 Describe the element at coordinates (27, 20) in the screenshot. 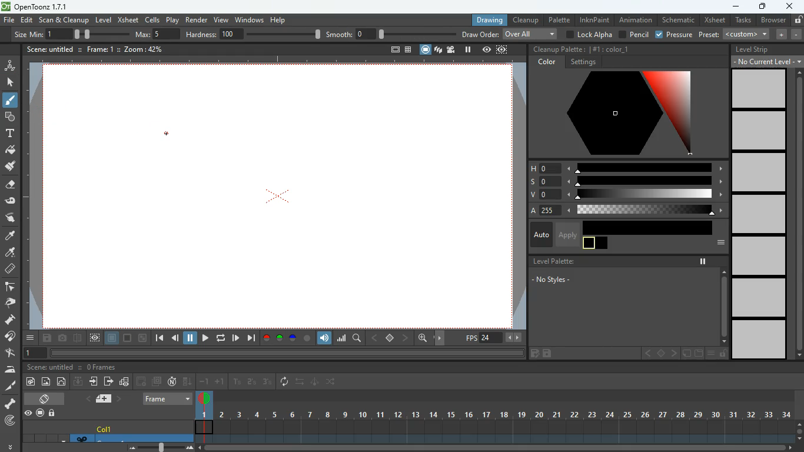

I see `edit` at that location.